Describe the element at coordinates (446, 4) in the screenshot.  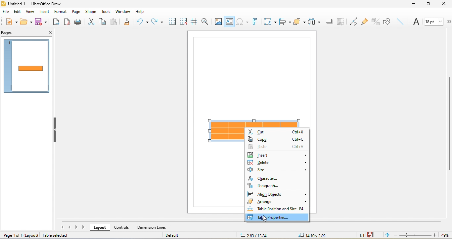
I see `close` at that location.